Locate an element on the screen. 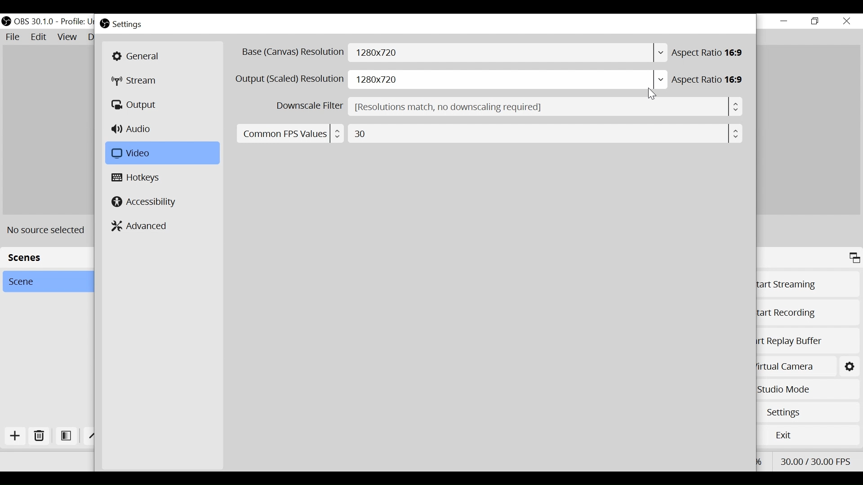  General is located at coordinates (161, 56).